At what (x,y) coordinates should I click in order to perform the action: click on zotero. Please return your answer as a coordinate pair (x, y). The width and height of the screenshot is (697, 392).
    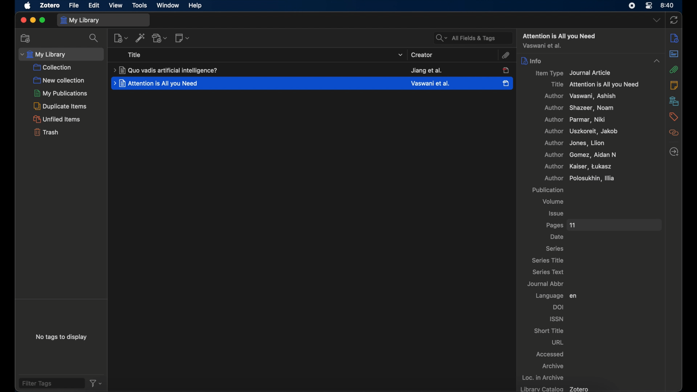
    Looking at the image, I should click on (50, 6).